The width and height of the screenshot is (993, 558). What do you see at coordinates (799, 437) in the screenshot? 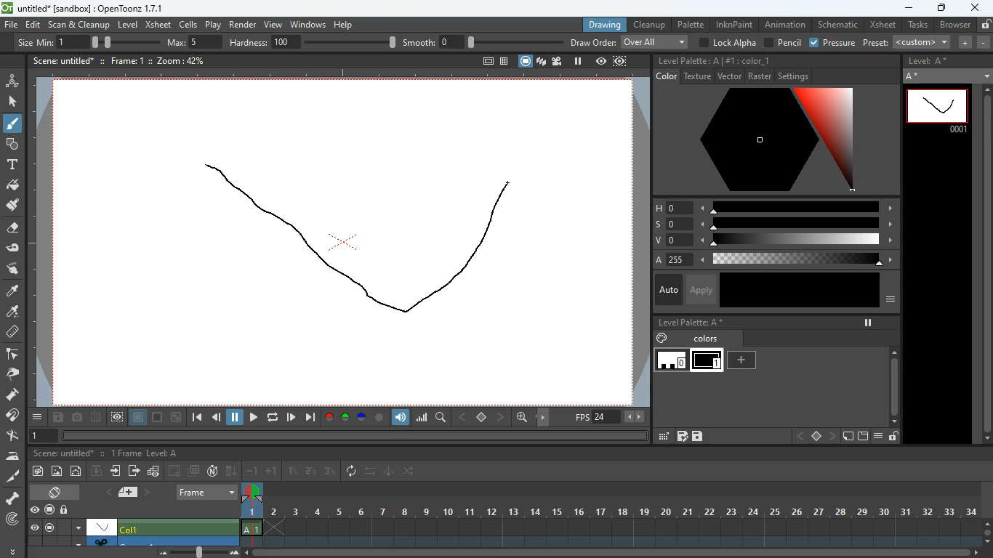
I see `left` at bounding box center [799, 437].